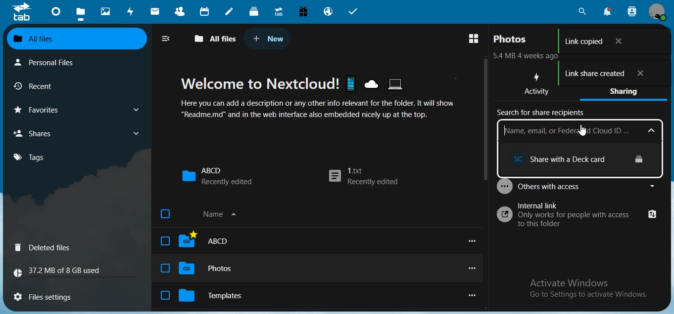 The height and width of the screenshot is (314, 674). Describe the element at coordinates (165, 214) in the screenshot. I see `check box` at that location.